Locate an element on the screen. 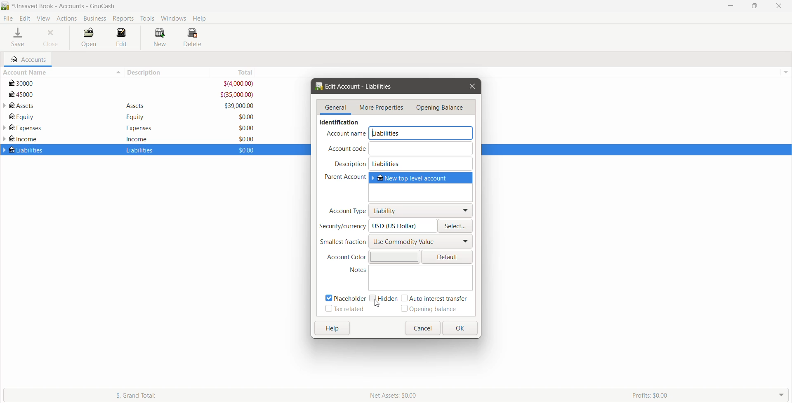 This screenshot has width=792, height=403. General is located at coordinates (336, 108).